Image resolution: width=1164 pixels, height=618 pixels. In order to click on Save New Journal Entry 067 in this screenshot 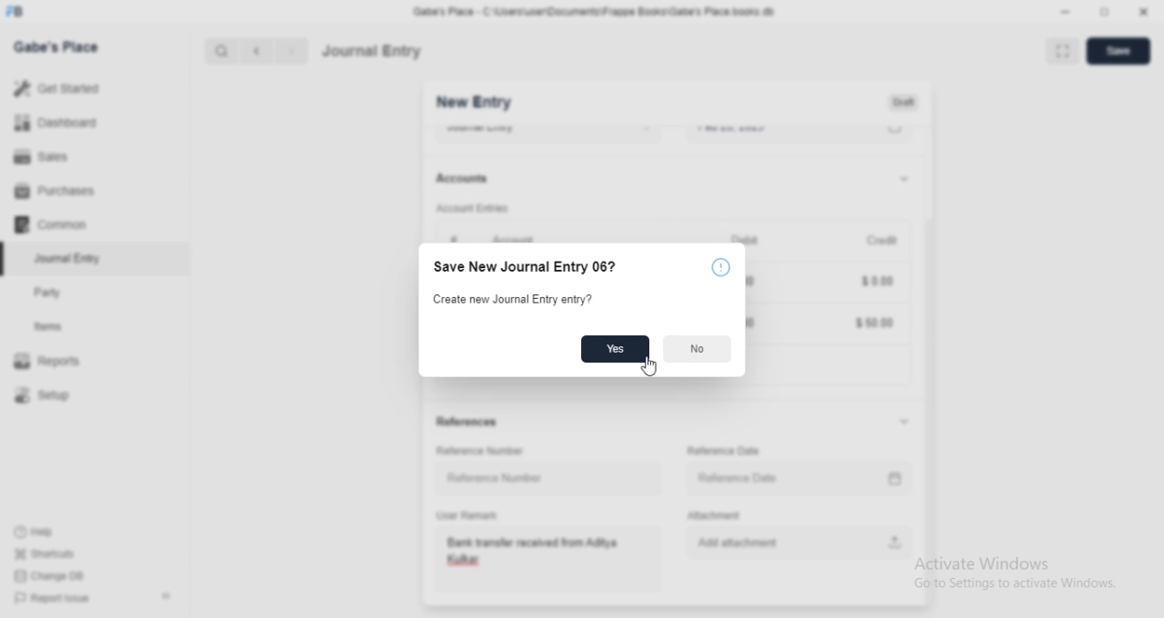, I will do `click(523, 266)`.